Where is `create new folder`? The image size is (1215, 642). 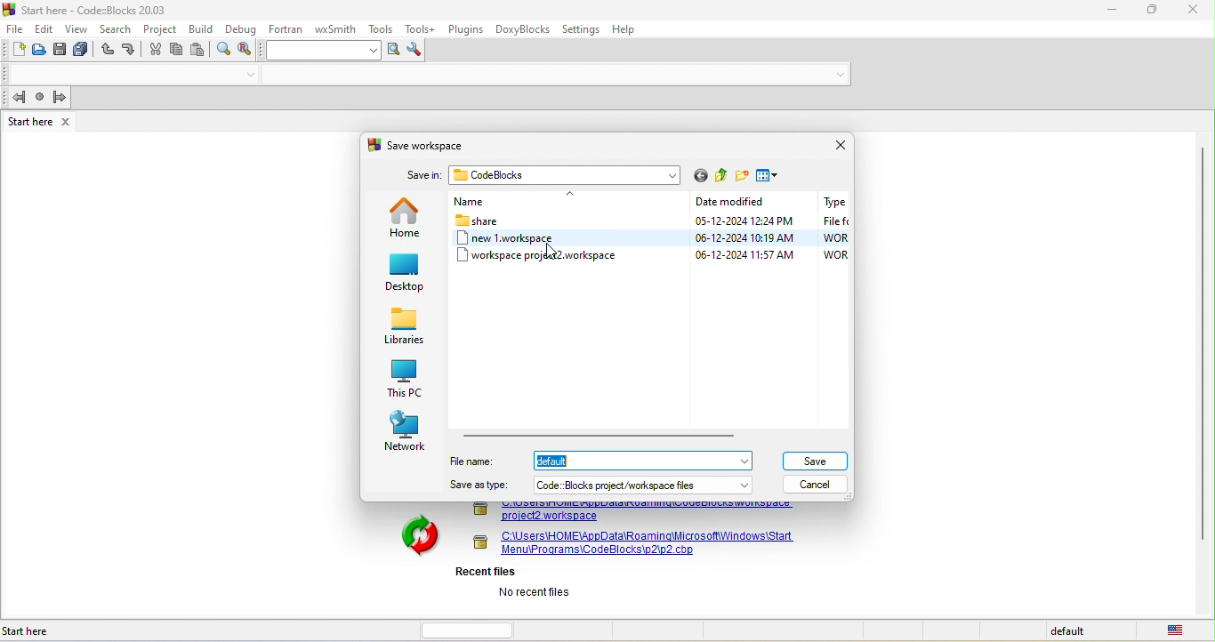
create new folder is located at coordinates (743, 176).